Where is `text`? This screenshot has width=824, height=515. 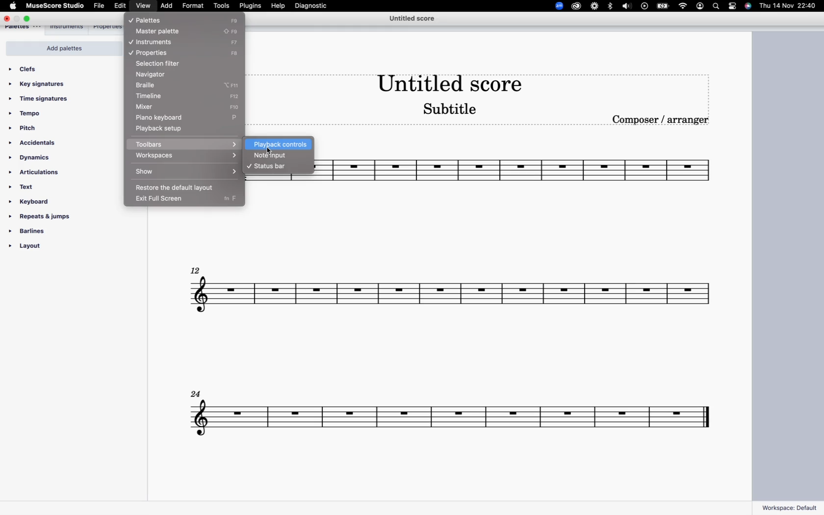 text is located at coordinates (24, 186).